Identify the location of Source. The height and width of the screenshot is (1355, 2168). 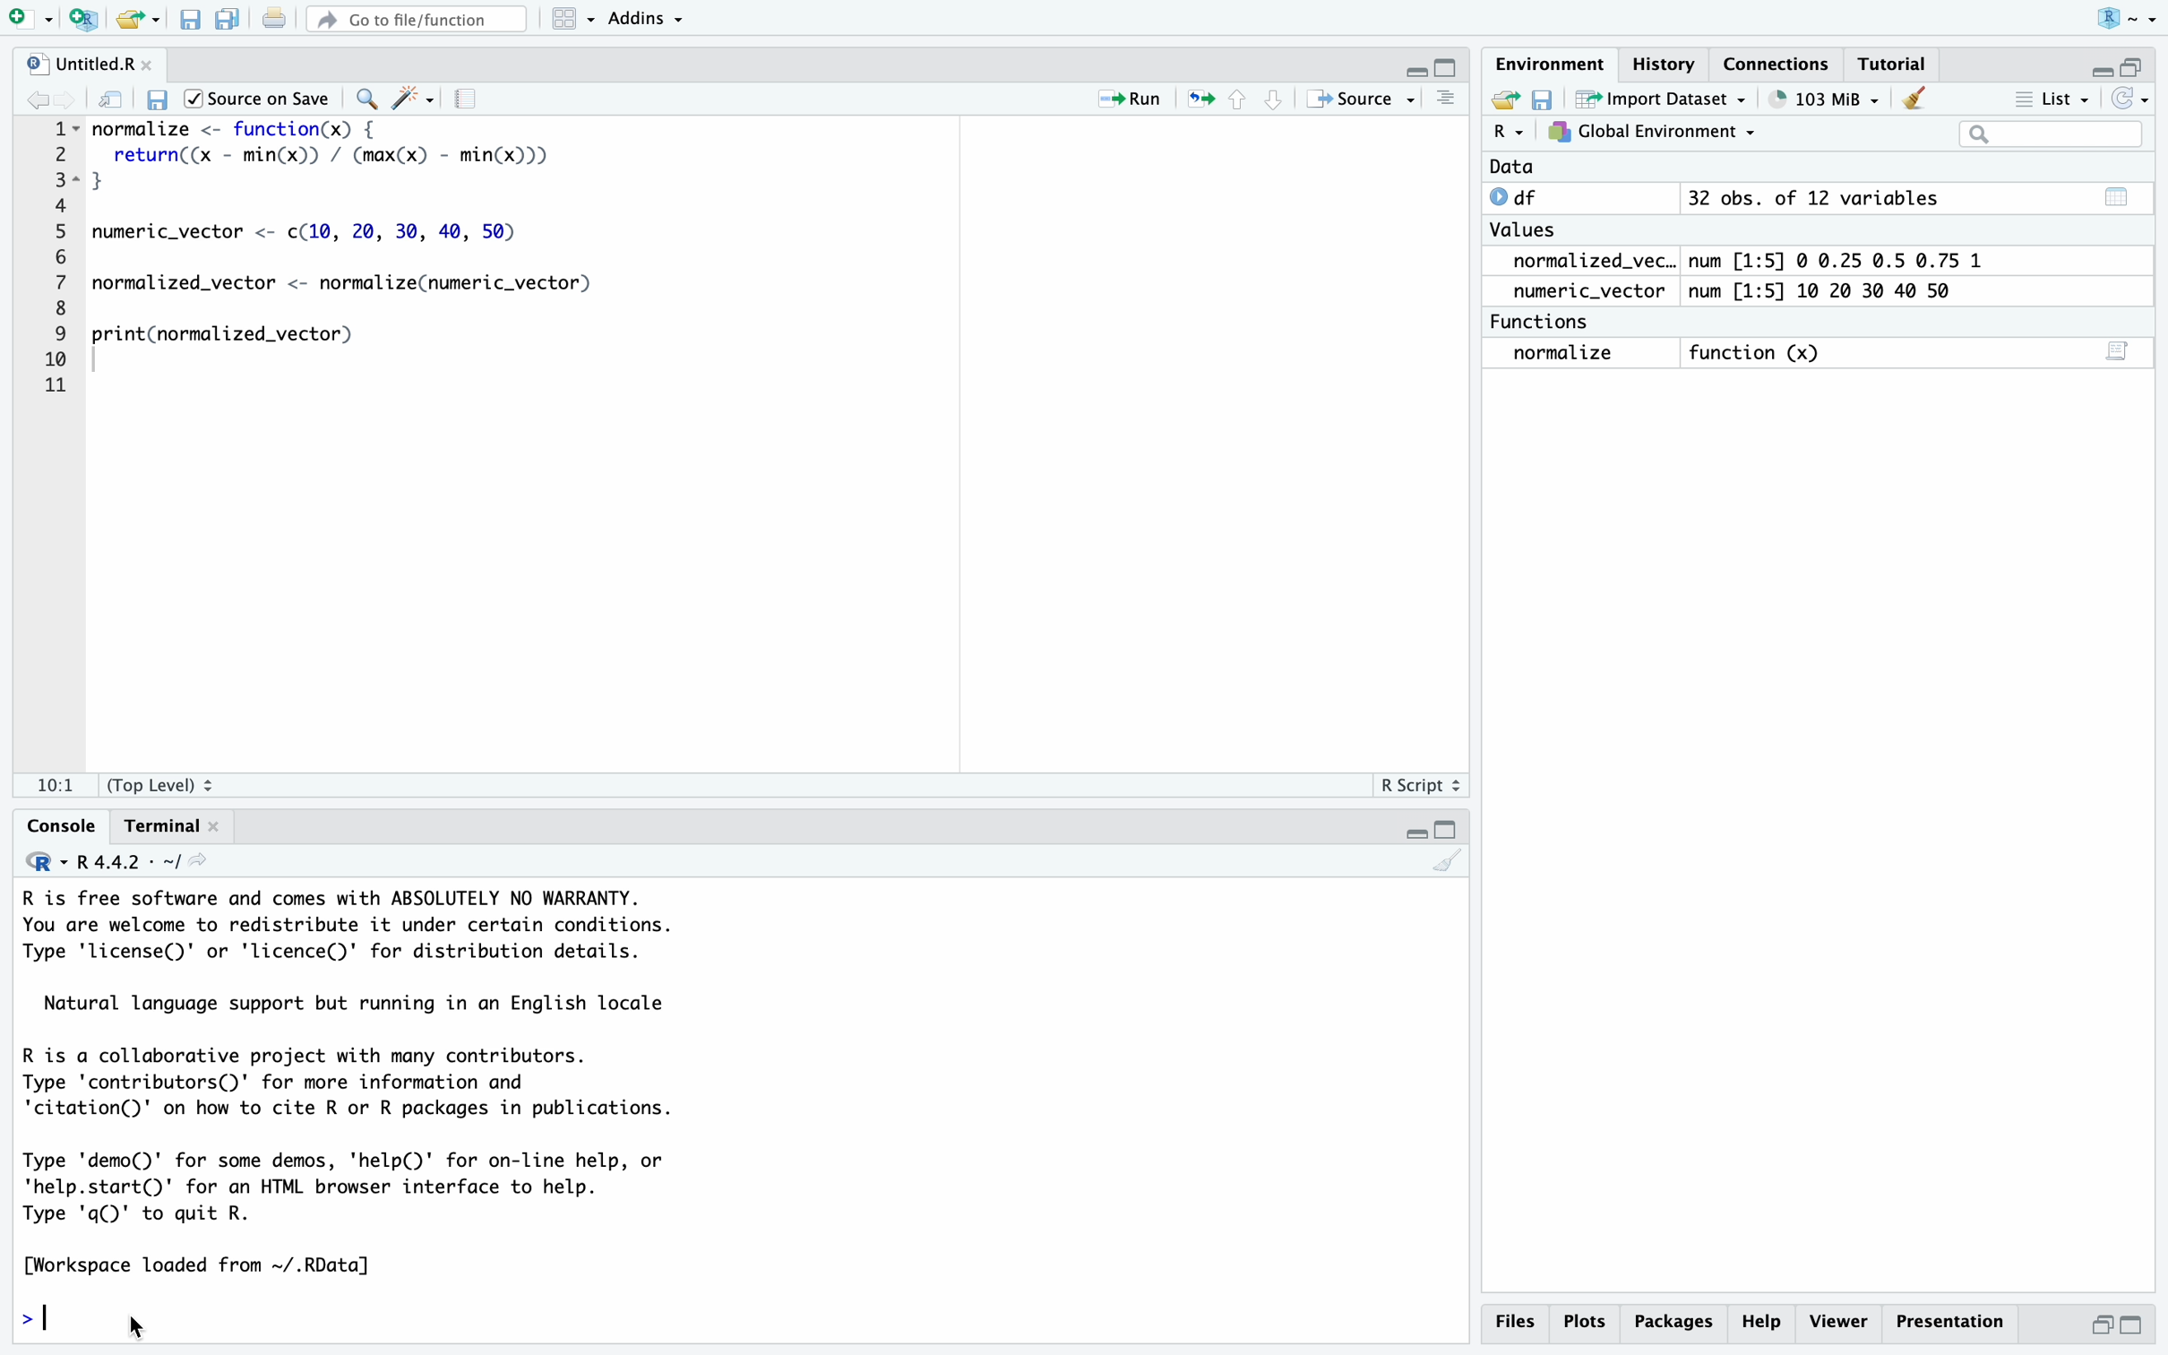
(1355, 99).